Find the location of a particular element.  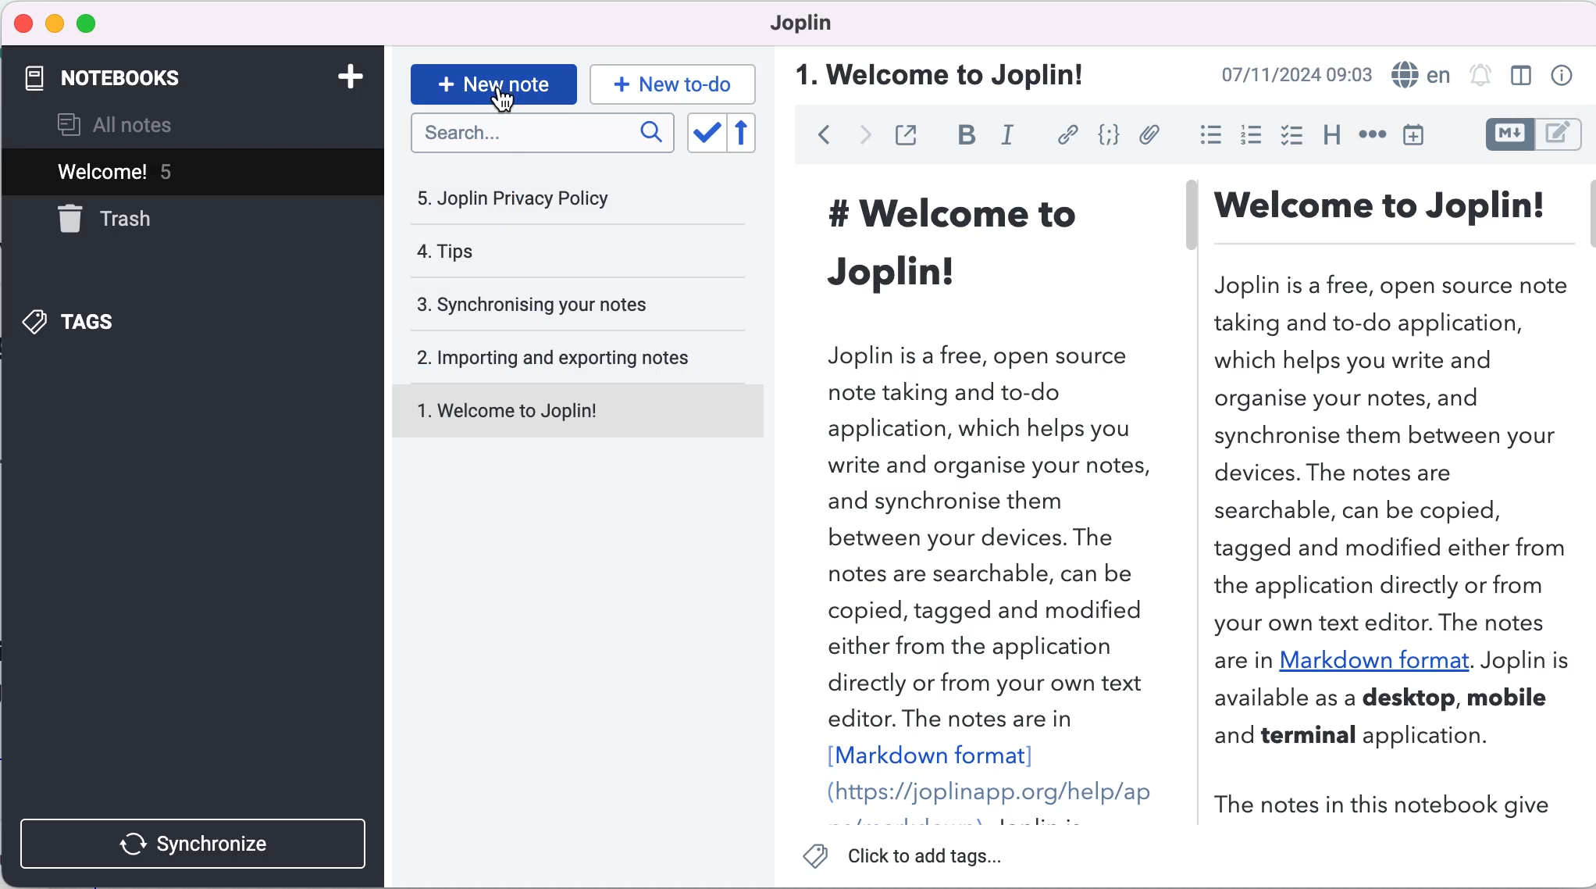

# Welcome to
Joplin!

Joplin is a free, open source
note taking and to-do
application, which helps you
write and organise your notes,
and synchronise them
between your devices. The
notes are searchable, can be
copied, tagged and modified
either from the application
directly or from your own text
editor. The notes are in
[Markdown format]
(https://joplinapp.org/help/ap is located at coordinates (981, 495).